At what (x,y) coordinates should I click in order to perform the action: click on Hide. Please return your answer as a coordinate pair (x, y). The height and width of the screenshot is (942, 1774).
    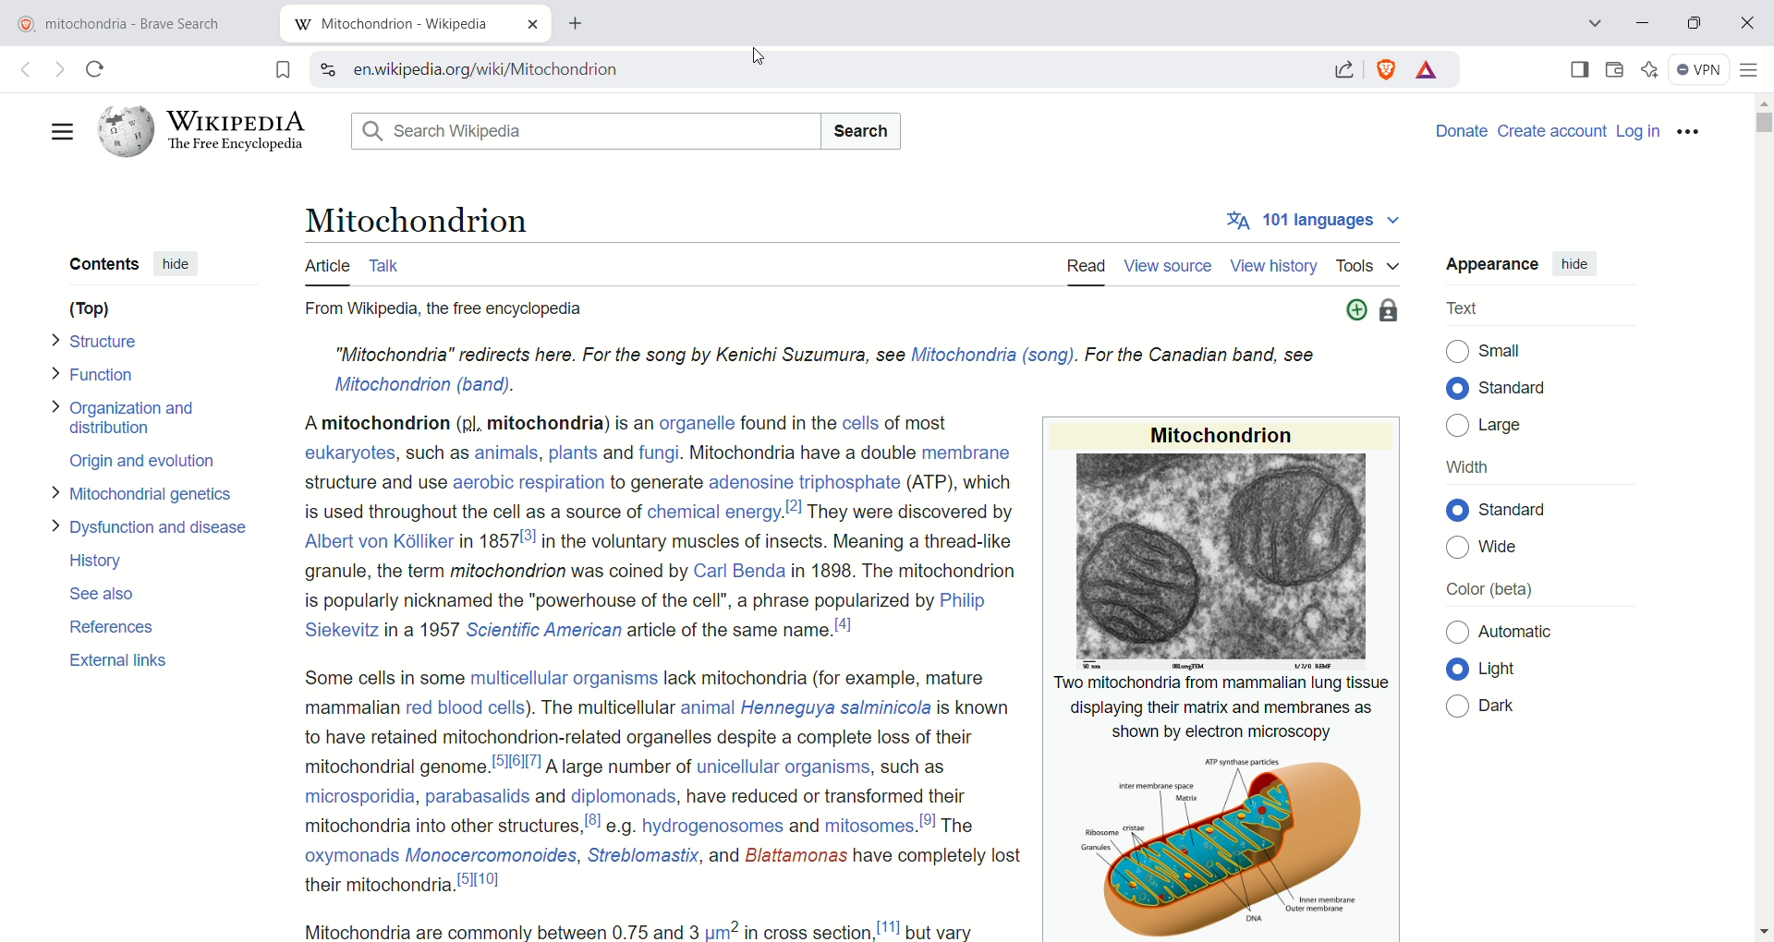
    Looking at the image, I should click on (176, 261).